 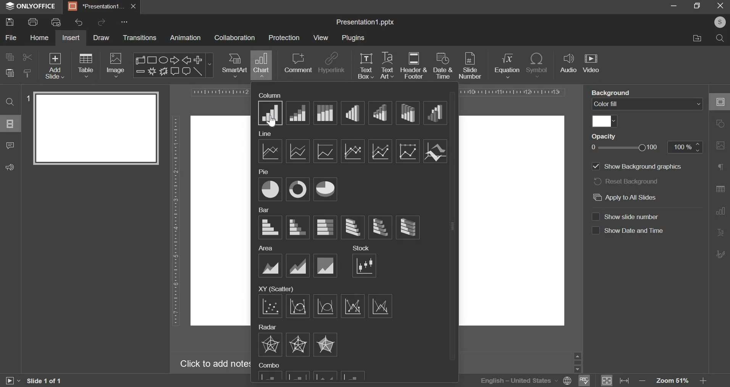 What do you see at coordinates (54, 65) in the screenshot?
I see `add slide` at bounding box center [54, 65].